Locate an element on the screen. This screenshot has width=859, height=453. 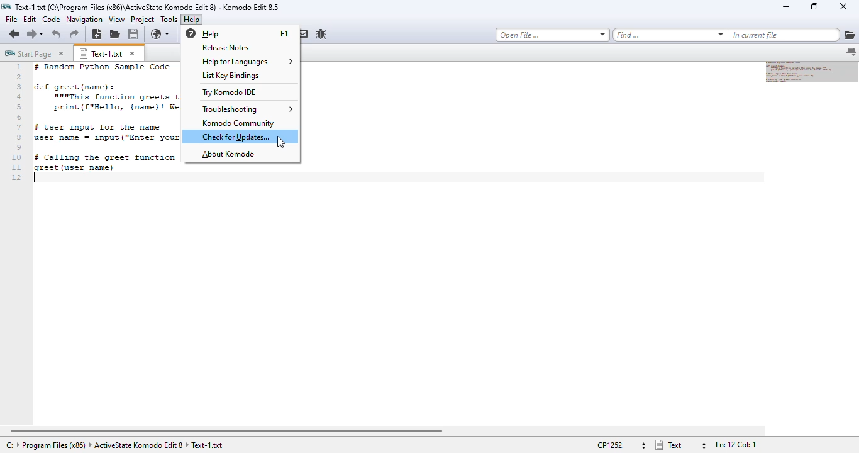
in current file is located at coordinates (784, 35).